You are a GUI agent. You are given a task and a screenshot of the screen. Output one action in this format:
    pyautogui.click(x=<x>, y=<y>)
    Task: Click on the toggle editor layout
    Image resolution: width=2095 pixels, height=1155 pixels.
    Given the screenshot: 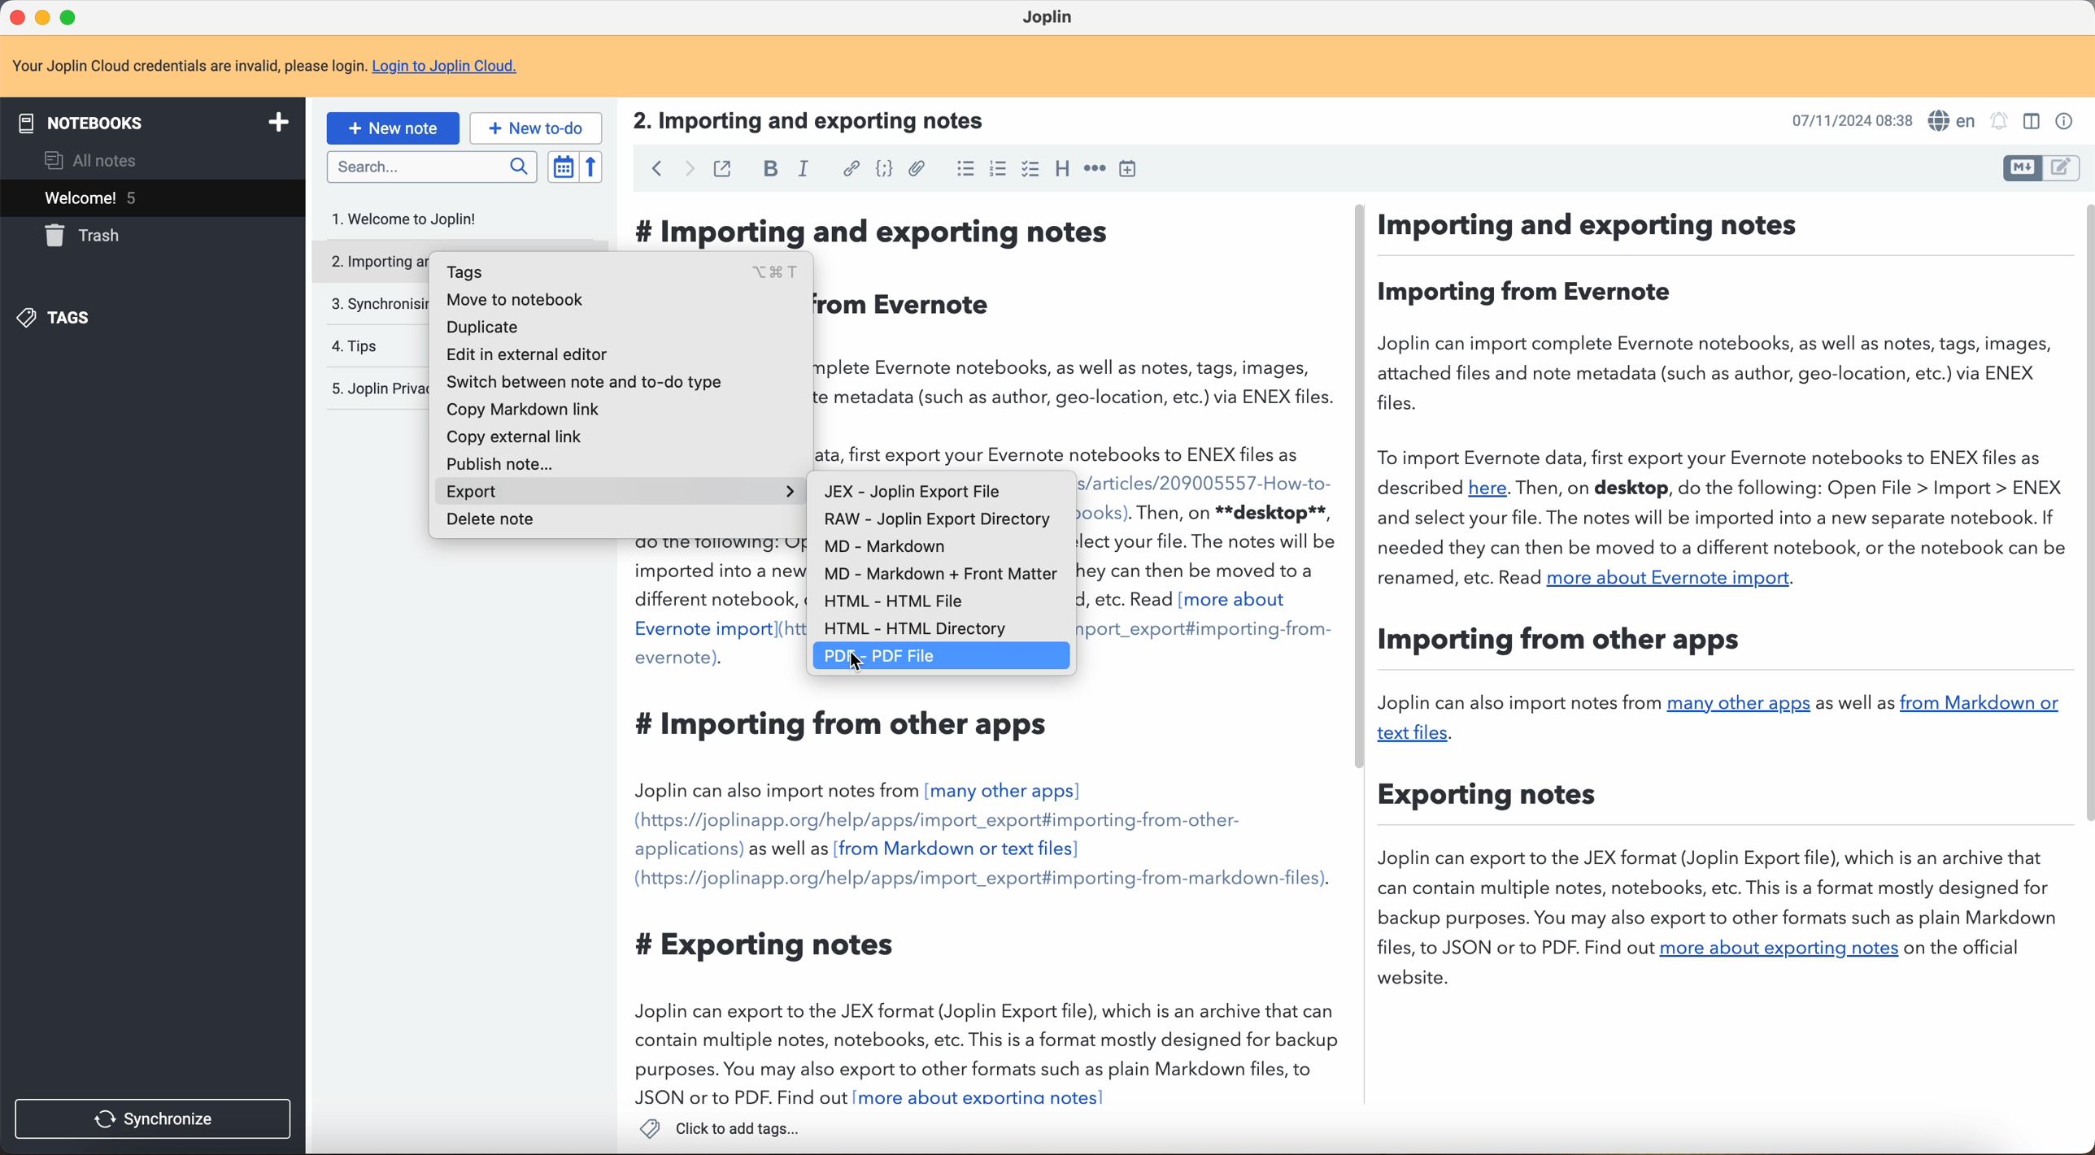 What is the action you would take?
    pyautogui.click(x=2028, y=122)
    